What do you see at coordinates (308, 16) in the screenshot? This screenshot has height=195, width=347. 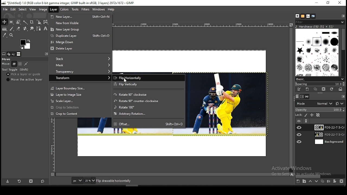 I see `fonts` at bounding box center [308, 16].